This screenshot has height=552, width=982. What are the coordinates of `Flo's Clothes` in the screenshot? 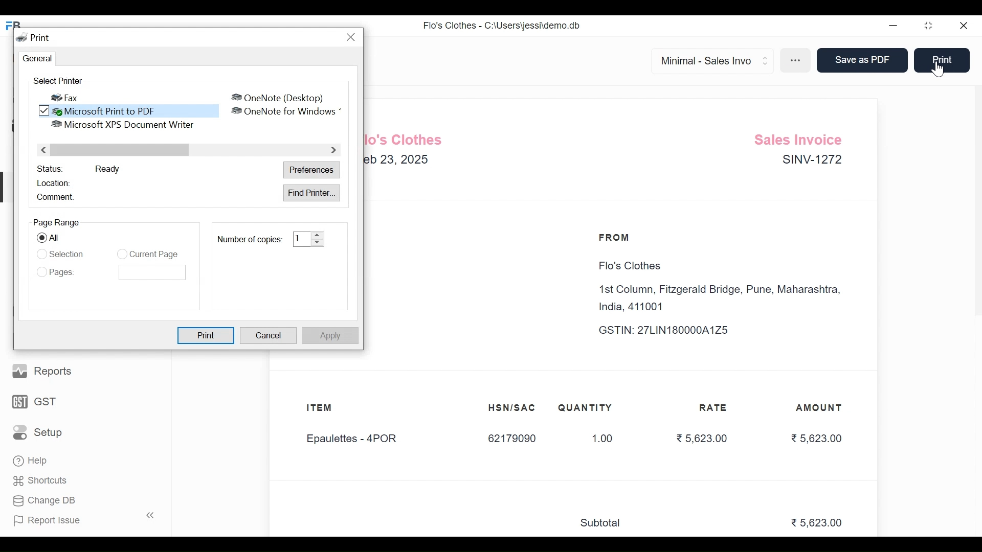 It's located at (627, 266).